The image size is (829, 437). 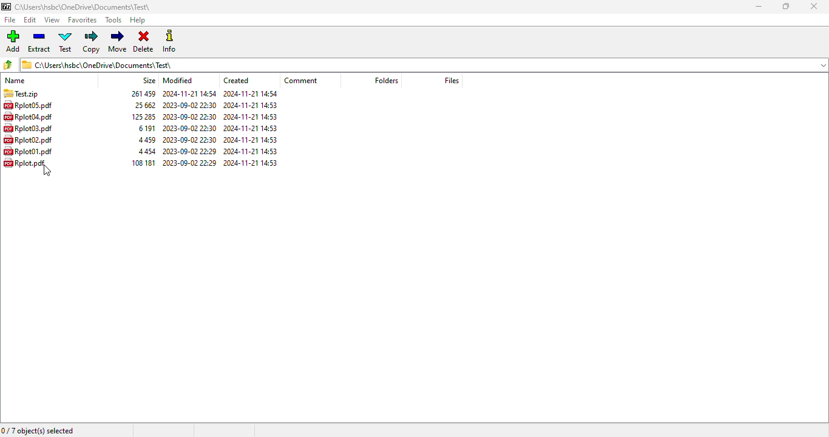 What do you see at coordinates (189, 163) in the screenshot?
I see `2023-00-02 22:29` at bounding box center [189, 163].